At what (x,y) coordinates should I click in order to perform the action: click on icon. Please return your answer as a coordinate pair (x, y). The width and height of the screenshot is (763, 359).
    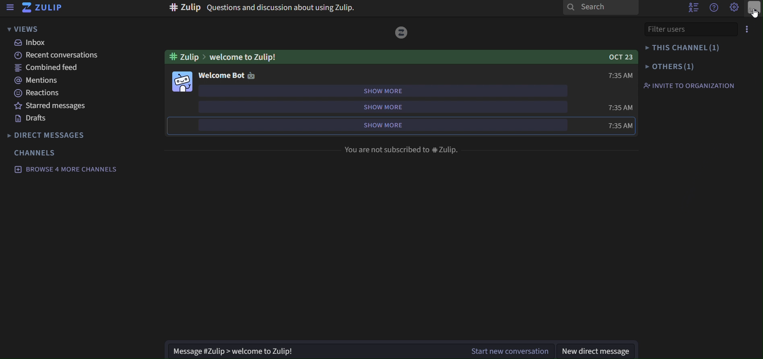
    Looking at the image, I should click on (251, 76).